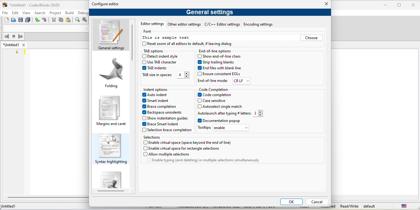 This screenshot has height=210, width=420. What do you see at coordinates (153, 51) in the screenshot?
I see `tab option` at bounding box center [153, 51].